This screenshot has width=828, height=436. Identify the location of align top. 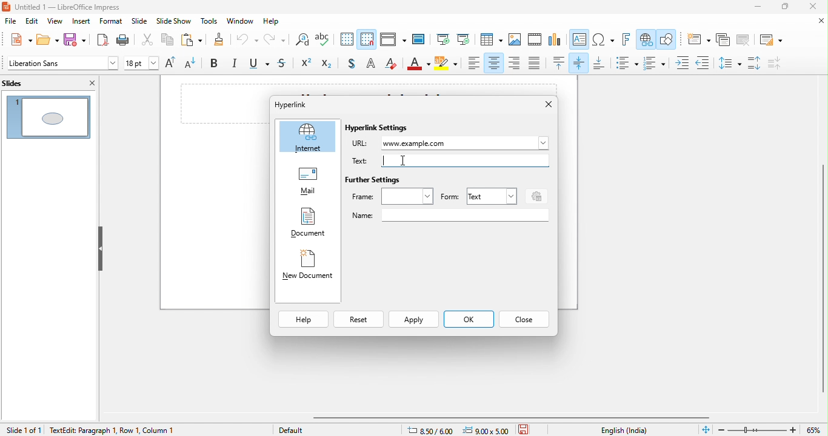
(559, 63).